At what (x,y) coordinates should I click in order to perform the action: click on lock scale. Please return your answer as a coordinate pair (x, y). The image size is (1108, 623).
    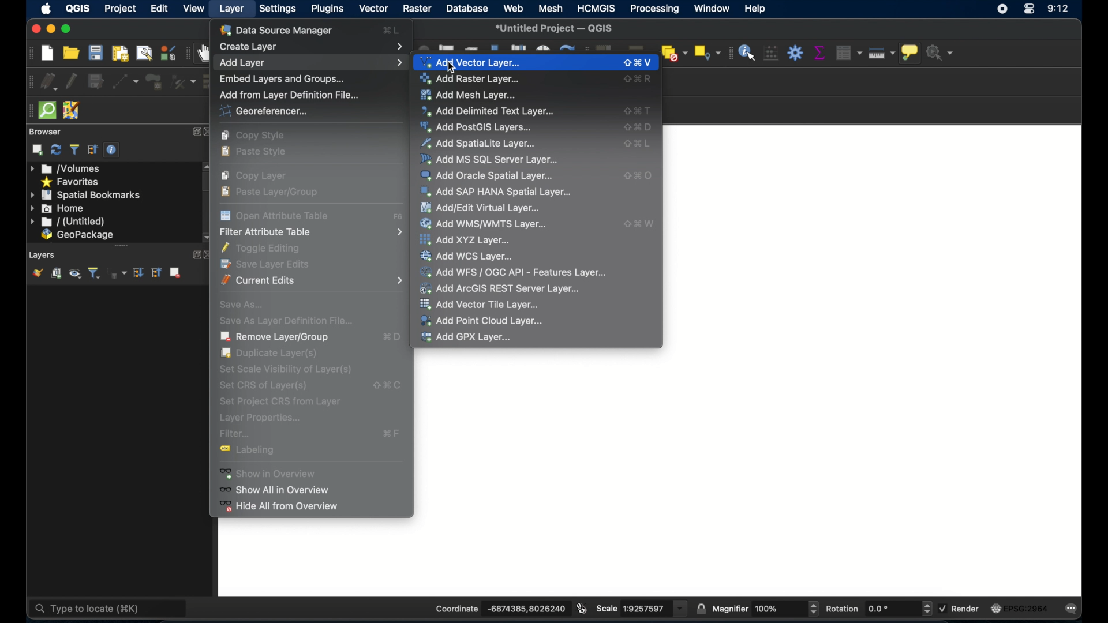
    Looking at the image, I should click on (699, 608).